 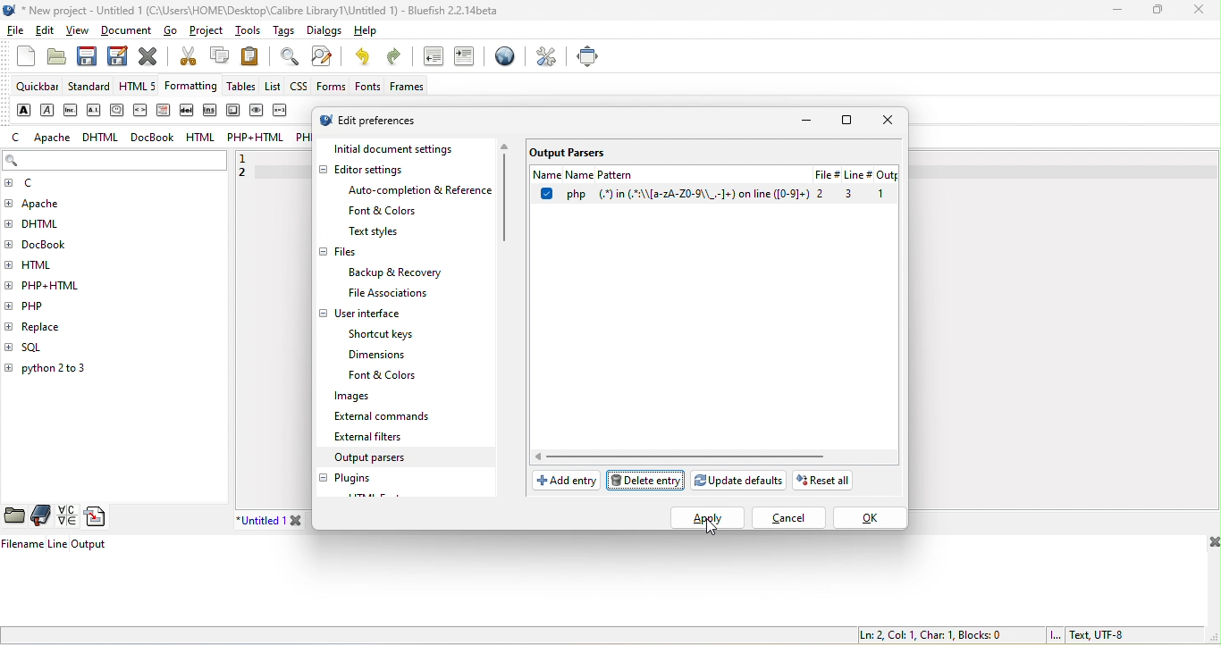 What do you see at coordinates (273, 86) in the screenshot?
I see `list` at bounding box center [273, 86].